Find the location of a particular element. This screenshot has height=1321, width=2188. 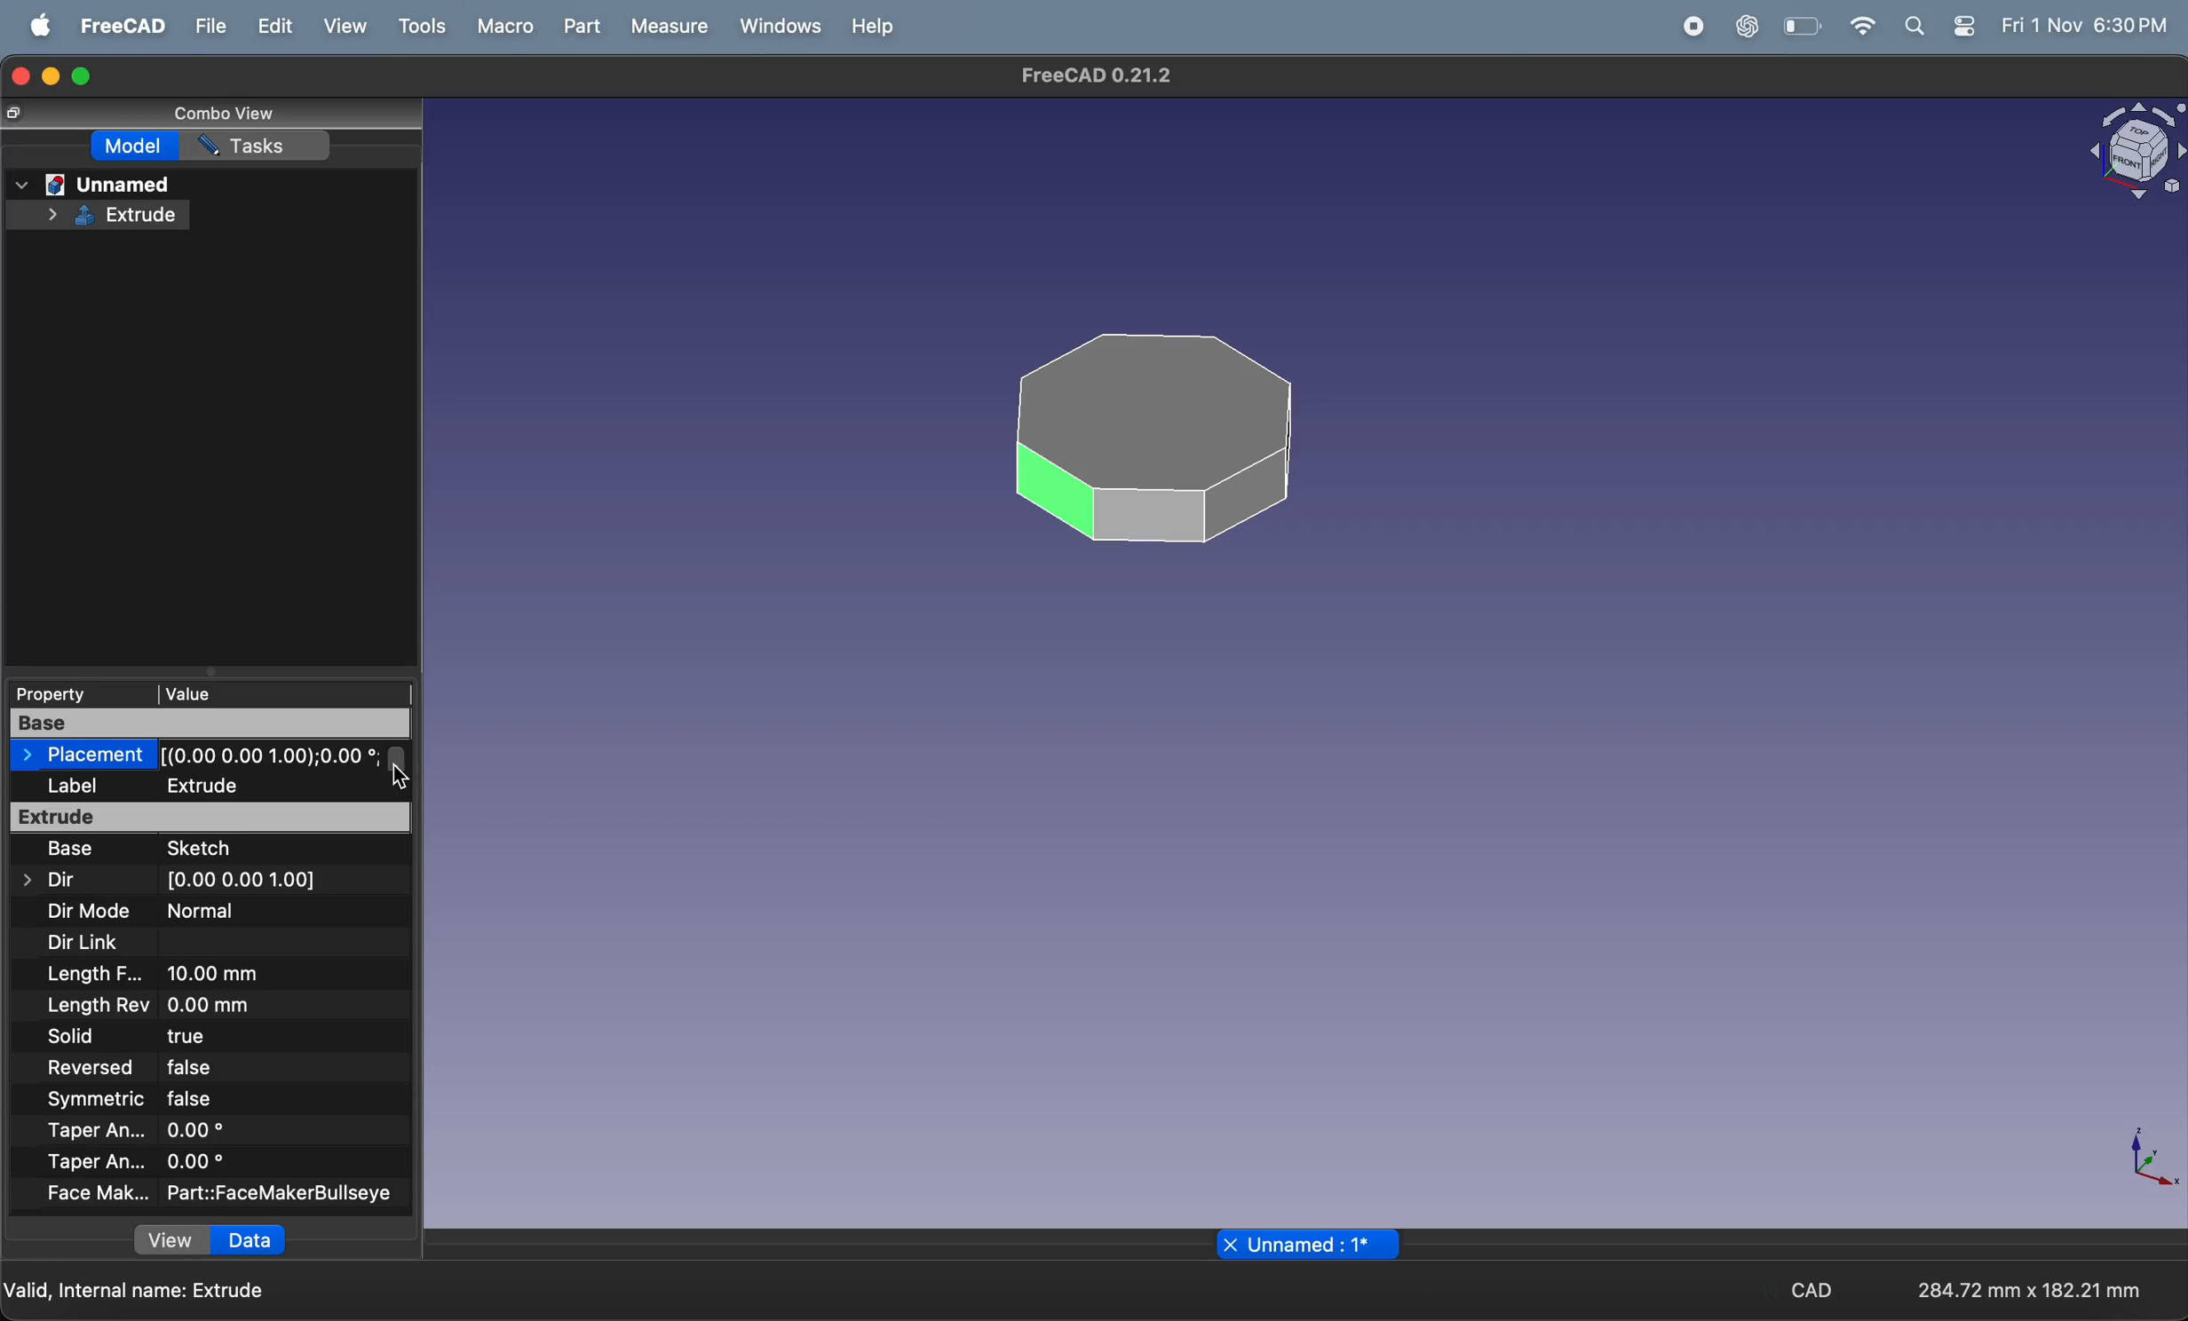

Length F...   10.00 mm is located at coordinates (155, 976).